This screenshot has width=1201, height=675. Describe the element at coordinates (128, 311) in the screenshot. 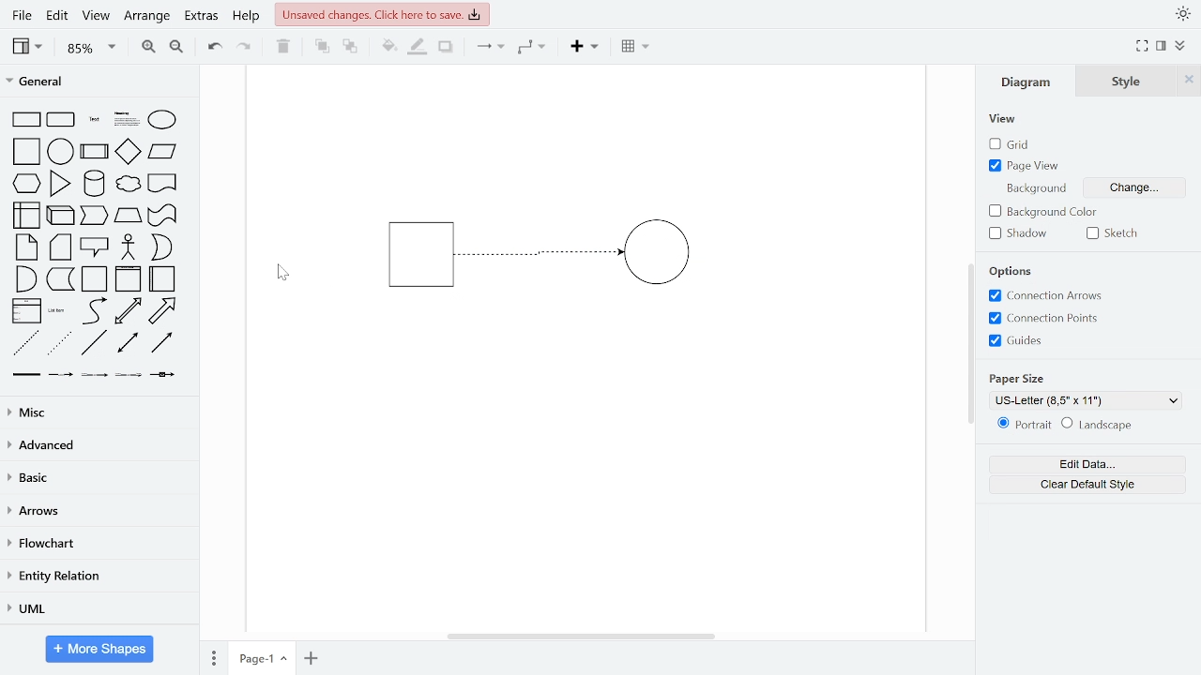

I see `bidirectional arrow` at that location.